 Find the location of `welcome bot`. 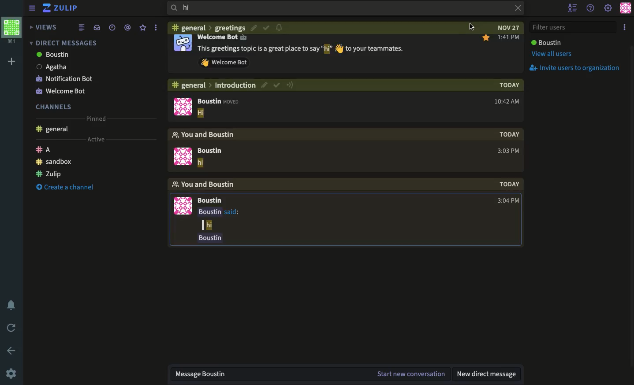

welcome bot is located at coordinates (223, 37).